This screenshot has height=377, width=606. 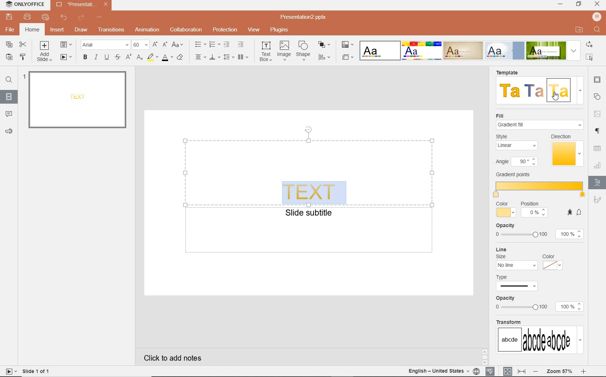 What do you see at coordinates (579, 30) in the screenshot?
I see `open file` at bounding box center [579, 30].